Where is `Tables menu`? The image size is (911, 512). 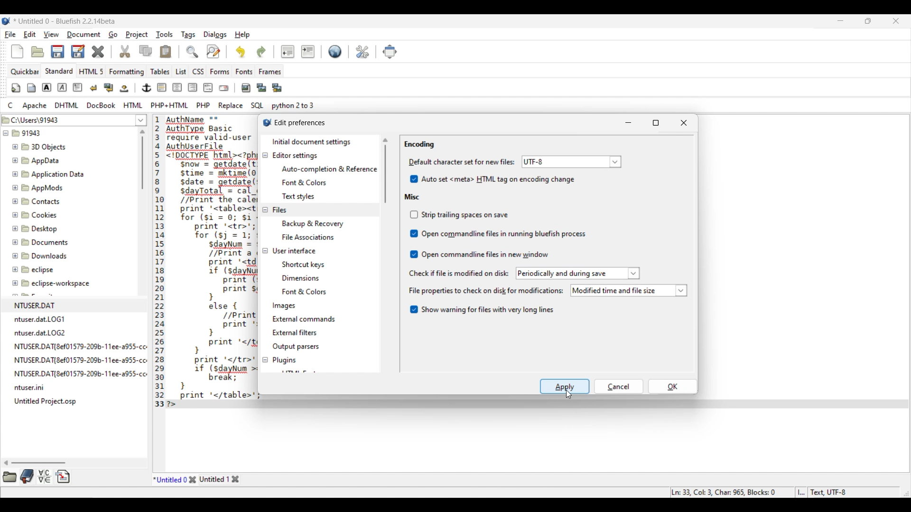
Tables menu is located at coordinates (160, 72).